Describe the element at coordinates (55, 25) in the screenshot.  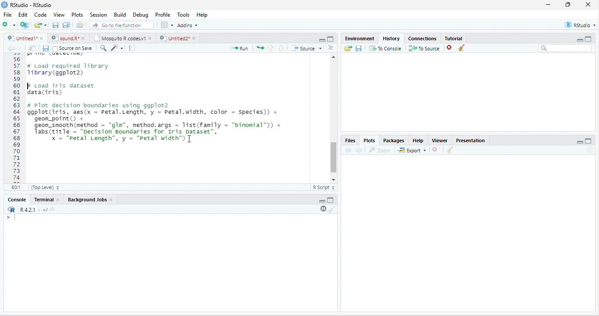
I see `save` at that location.